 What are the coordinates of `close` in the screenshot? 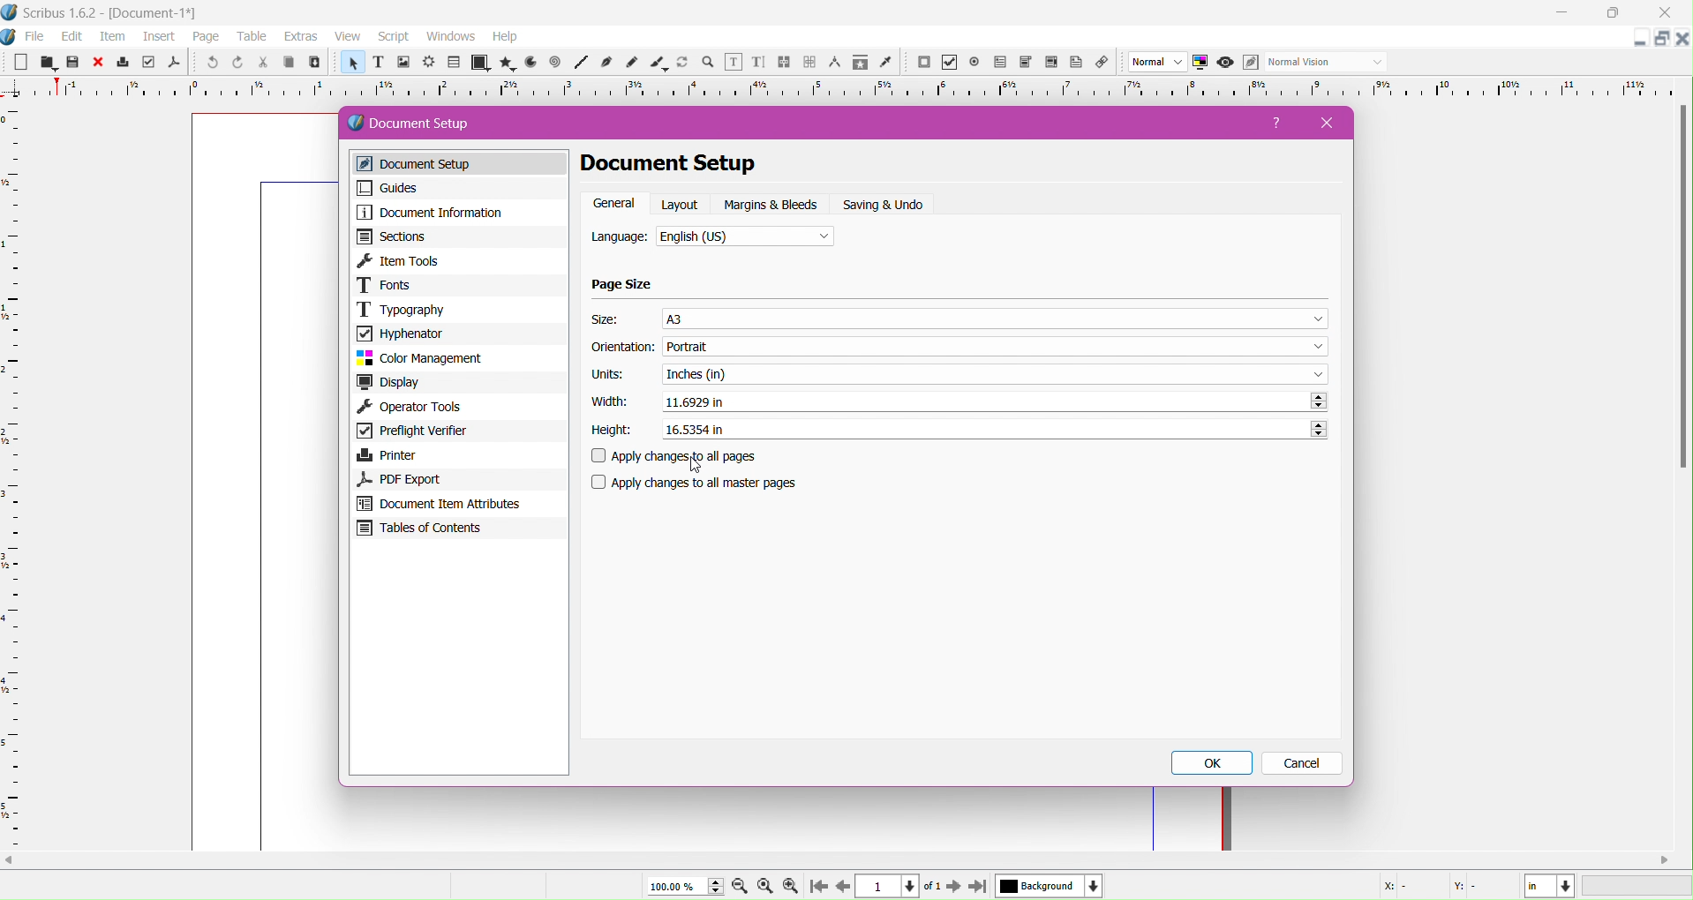 It's located at (98, 63).